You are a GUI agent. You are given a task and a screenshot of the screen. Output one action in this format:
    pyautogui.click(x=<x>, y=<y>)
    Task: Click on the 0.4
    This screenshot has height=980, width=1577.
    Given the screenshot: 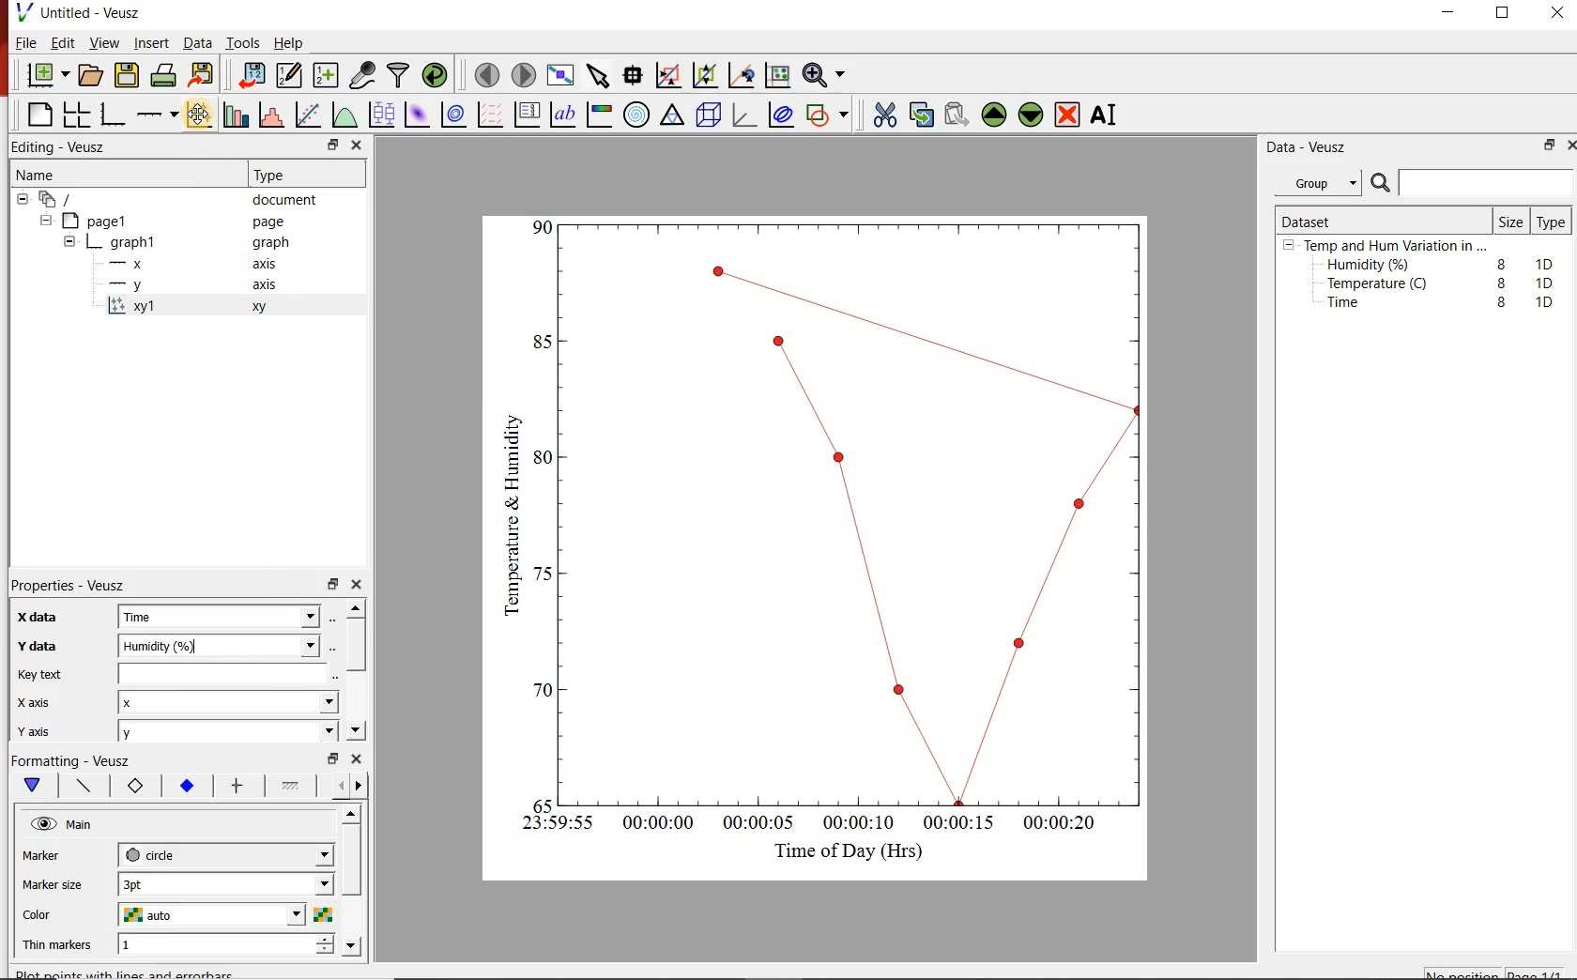 What is the action you would take?
    pyautogui.click(x=543, y=574)
    